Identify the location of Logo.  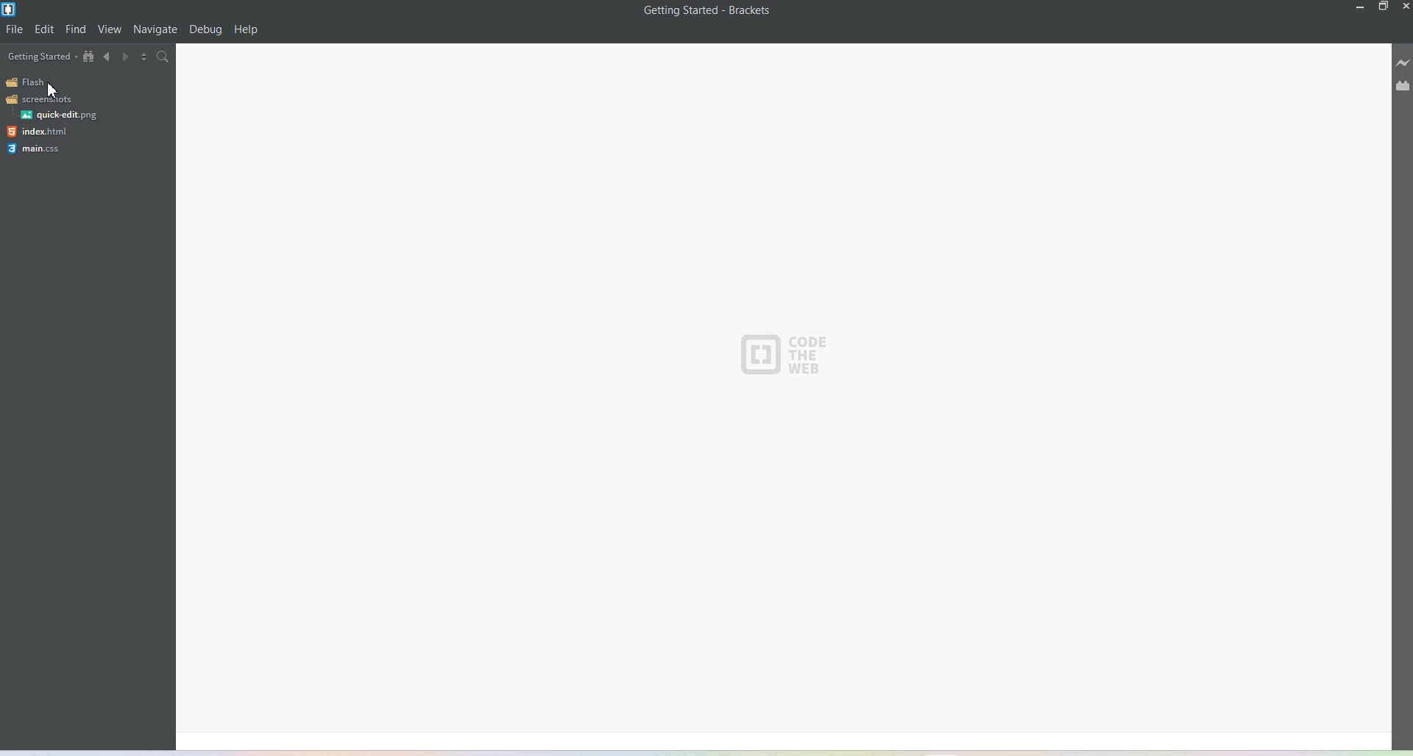
(38, 149).